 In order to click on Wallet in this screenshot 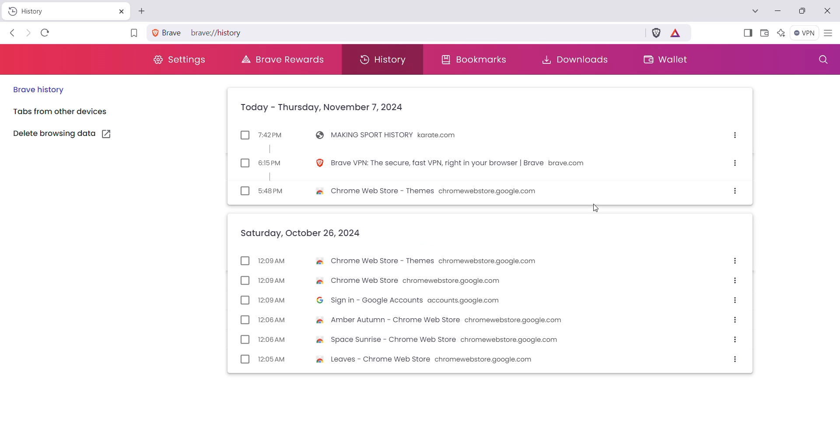, I will do `click(664, 60)`.